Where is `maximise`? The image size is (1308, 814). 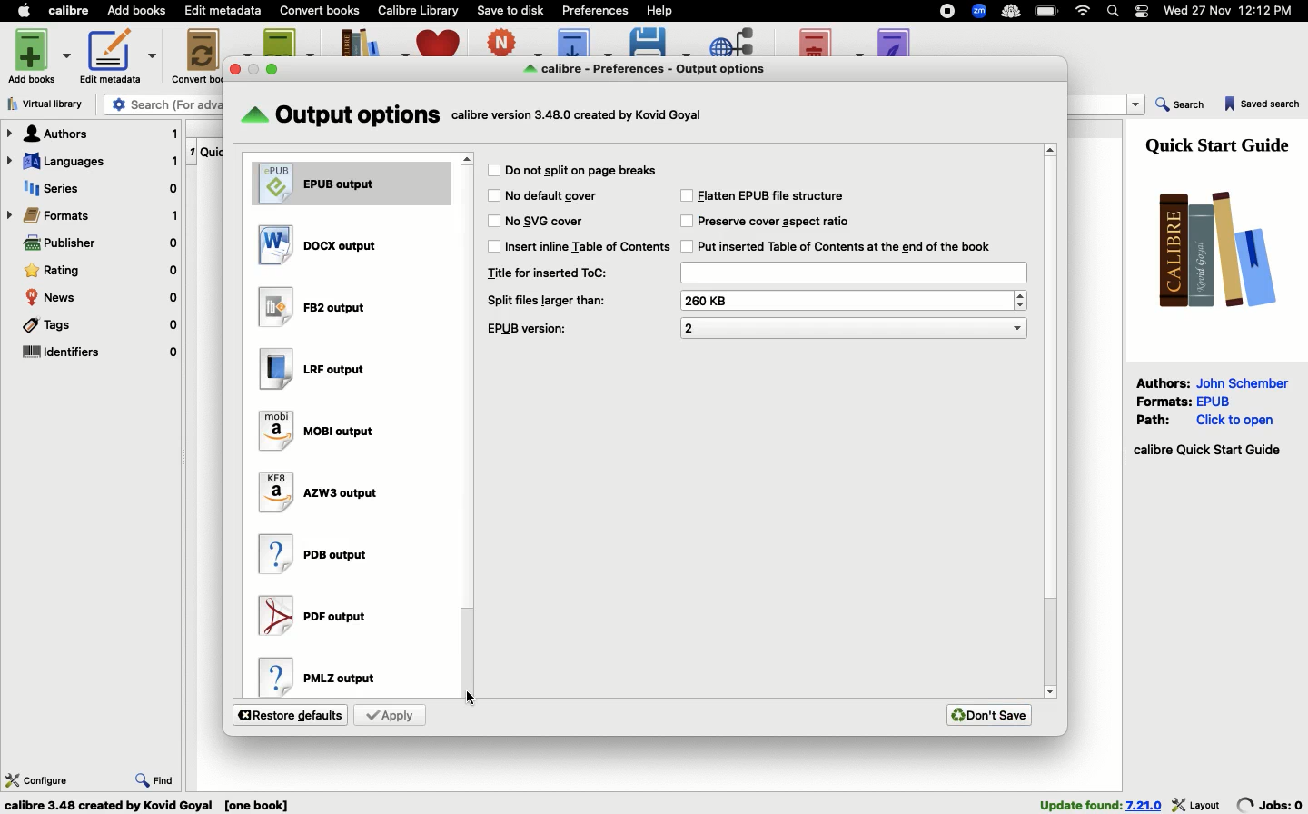
maximise is located at coordinates (274, 68).